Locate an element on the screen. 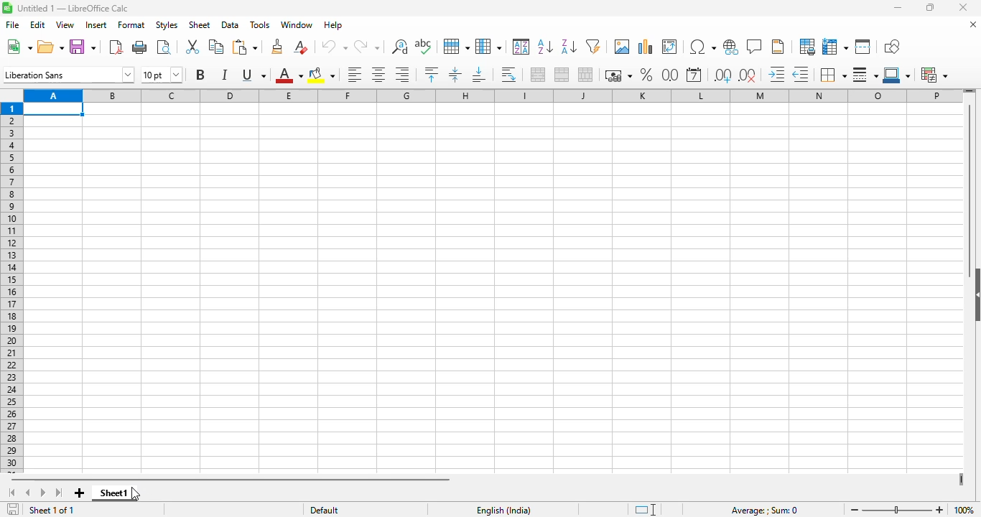 This screenshot has height=517, width=981. scroll to previous sheet is located at coordinates (28, 493).